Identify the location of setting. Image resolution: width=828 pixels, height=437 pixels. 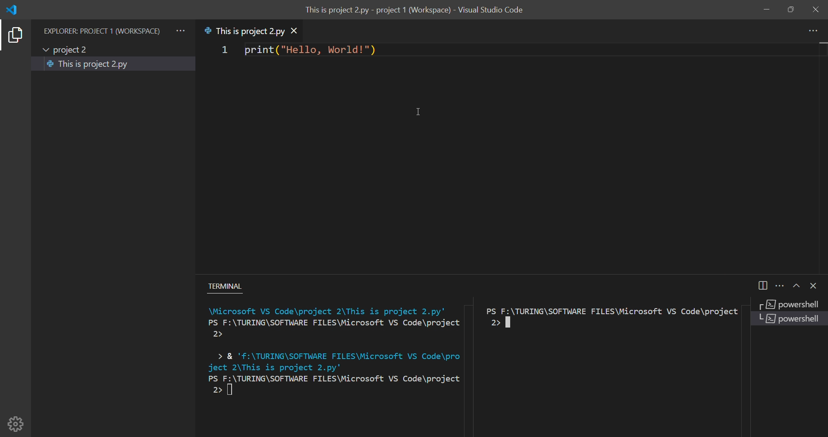
(17, 421).